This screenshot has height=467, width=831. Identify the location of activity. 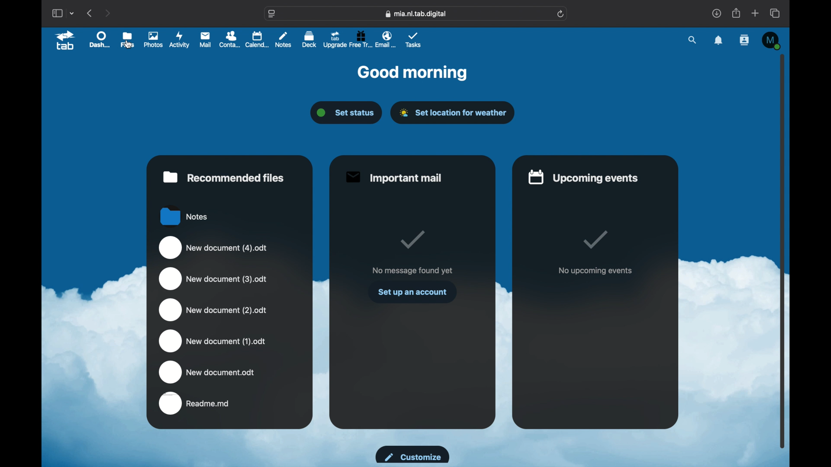
(180, 40).